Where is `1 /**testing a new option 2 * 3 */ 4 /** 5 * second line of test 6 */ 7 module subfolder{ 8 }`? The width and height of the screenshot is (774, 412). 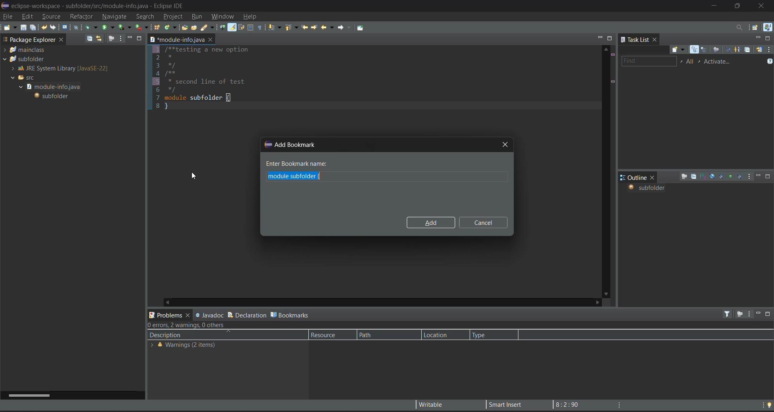
1 /**testing a new option 2 * 3 */ 4 /** 5 * second line of test 6 */ 7 module subfolder{ 8 } is located at coordinates (219, 79).